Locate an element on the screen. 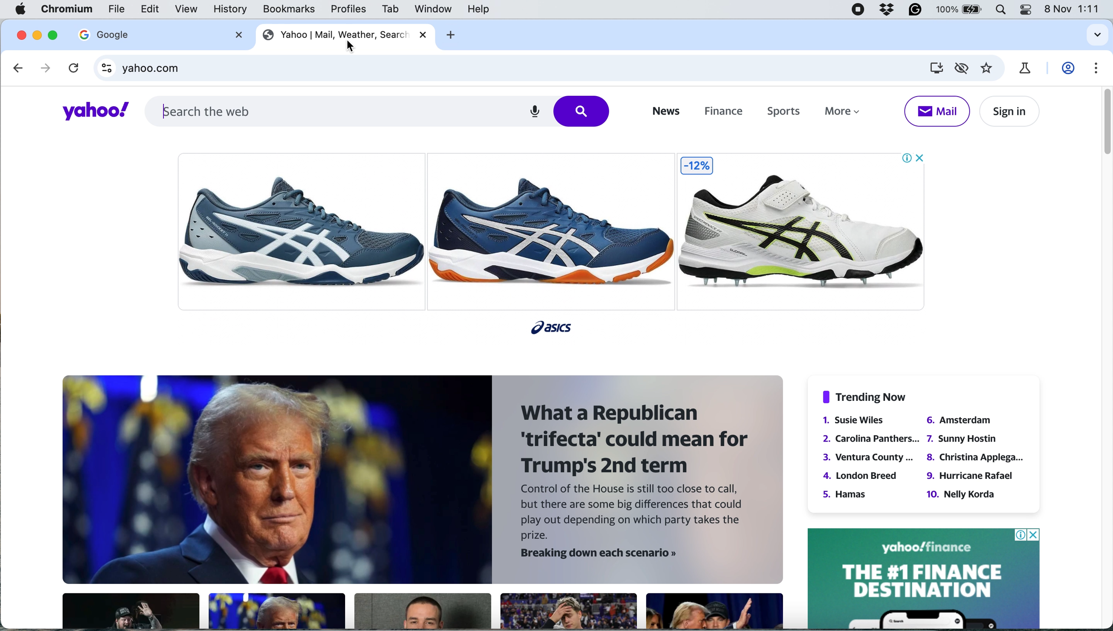  close is located at coordinates (21, 34).